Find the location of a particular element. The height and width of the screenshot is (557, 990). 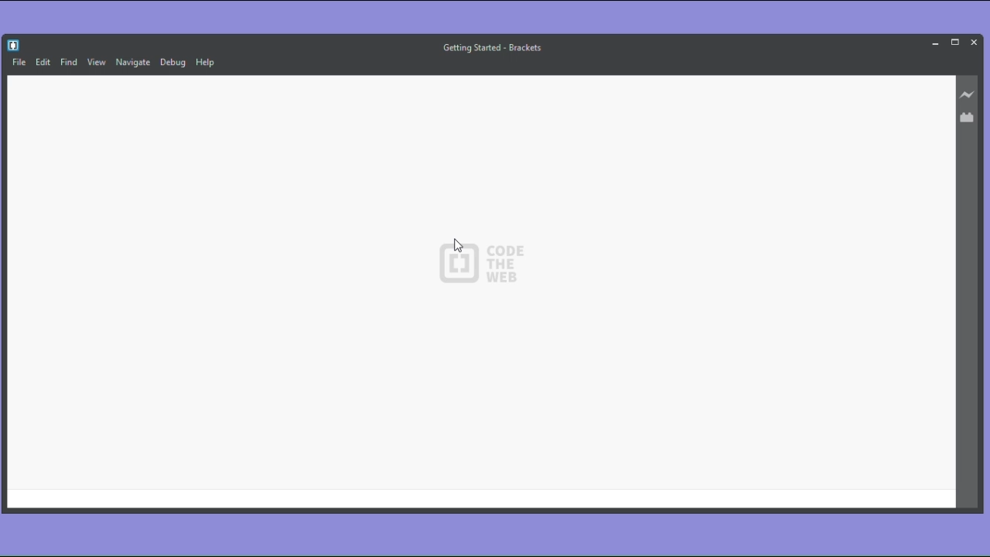

getting started - brackets is located at coordinates (495, 47).